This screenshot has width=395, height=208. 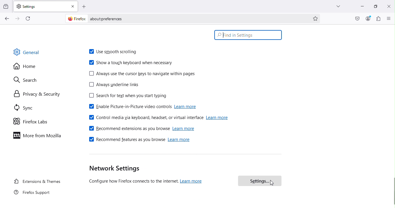 What do you see at coordinates (41, 6) in the screenshot?
I see `Settings` at bounding box center [41, 6].